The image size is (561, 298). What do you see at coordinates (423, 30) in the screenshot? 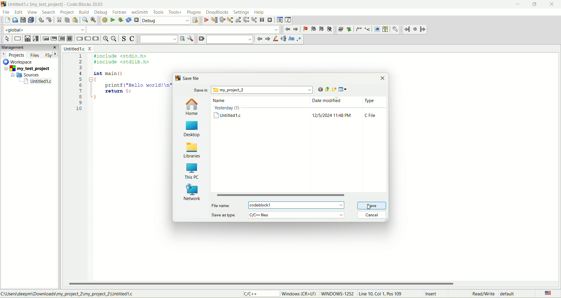
I see `jump forward` at bounding box center [423, 30].